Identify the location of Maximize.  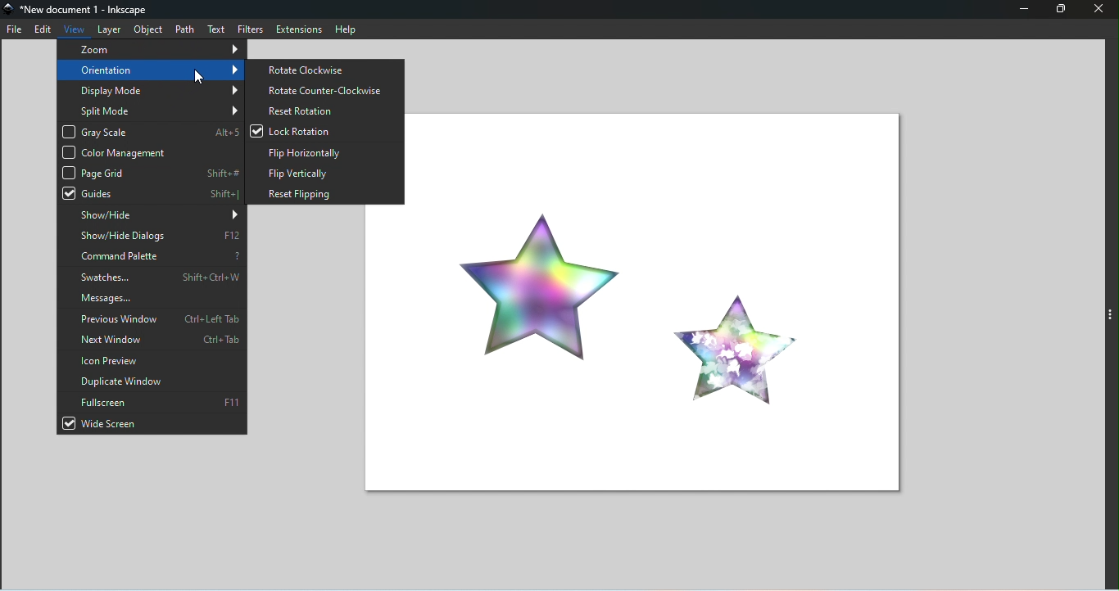
(1065, 11).